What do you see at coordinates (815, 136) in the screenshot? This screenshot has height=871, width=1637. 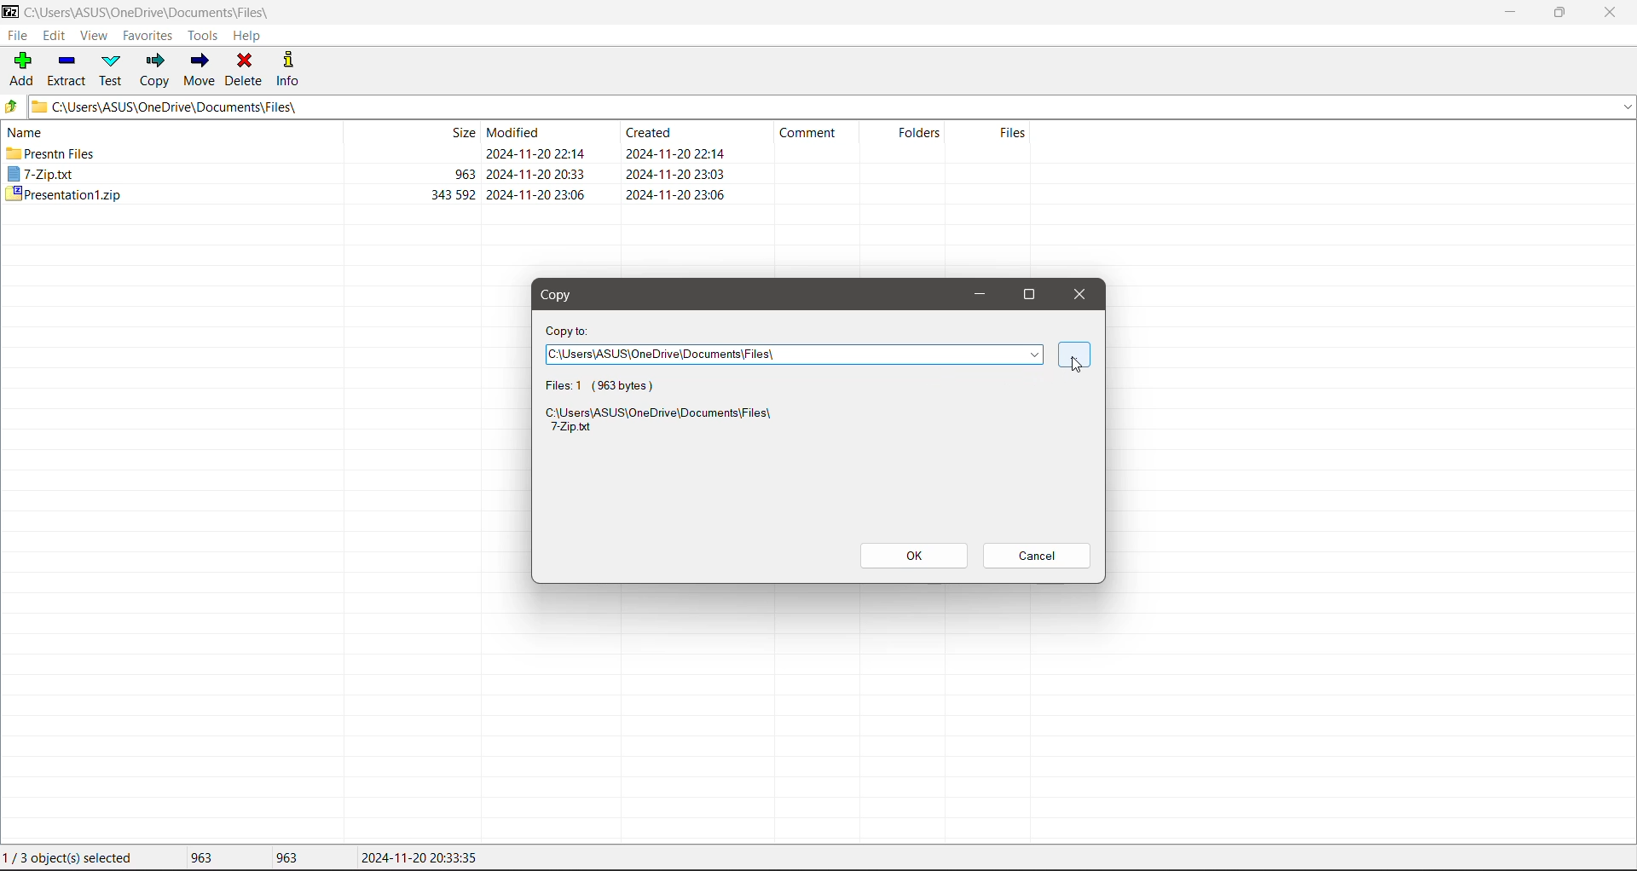 I see `Comment` at bounding box center [815, 136].